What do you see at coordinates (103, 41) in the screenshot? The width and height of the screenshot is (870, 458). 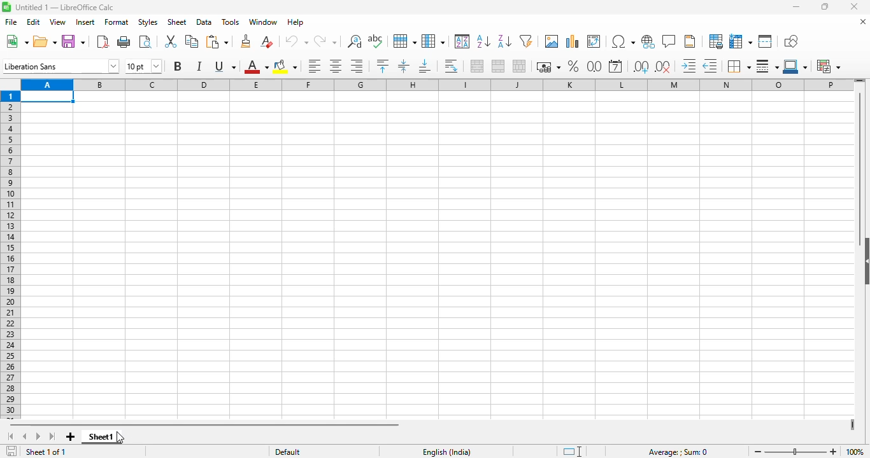 I see `export directly as PDF` at bounding box center [103, 41].